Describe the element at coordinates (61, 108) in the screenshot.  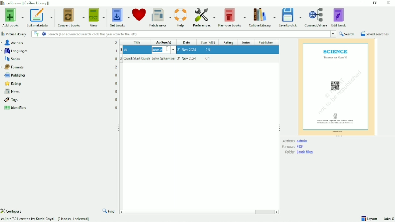
I see `Identifiers` at that location.